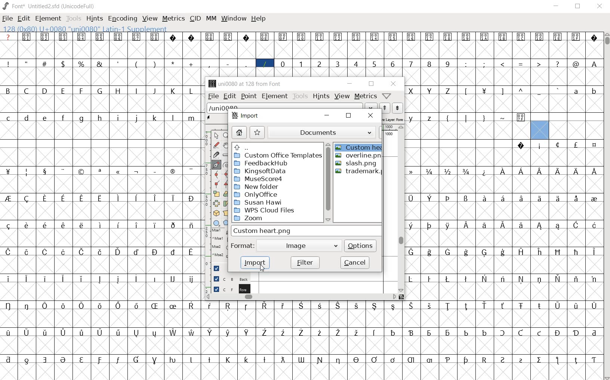 This screenshot has width=610, height=380. What do you see at coordinates (539, 92) in the screenshot?
I see `glyph` at bounding box center [539, 92].